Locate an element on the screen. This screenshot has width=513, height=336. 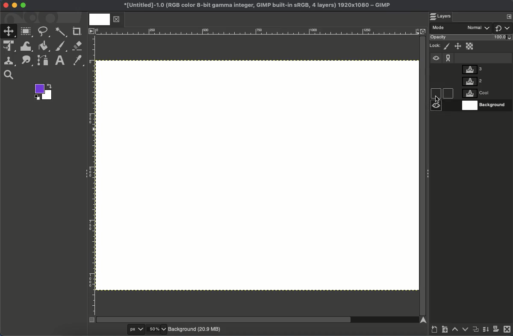
Position and size is located at coordinates (458, 47).